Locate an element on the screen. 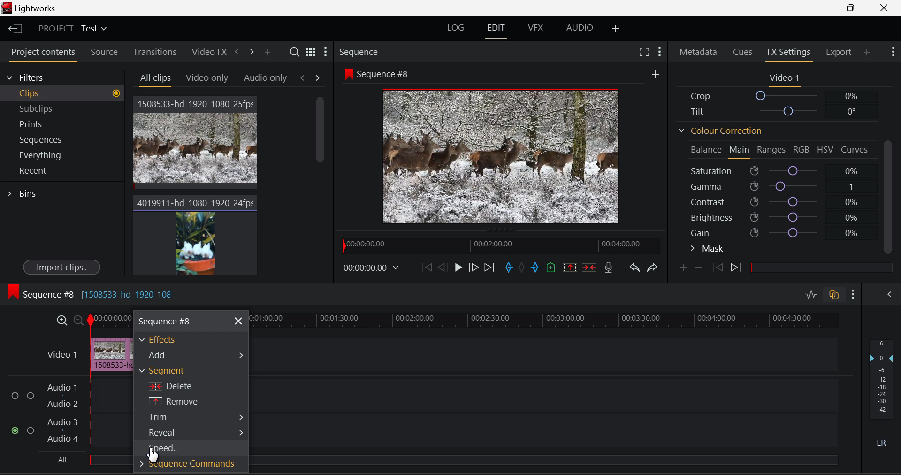 This screenshot has width=901, height=475. Minimize is located at coordinates (852, 8).